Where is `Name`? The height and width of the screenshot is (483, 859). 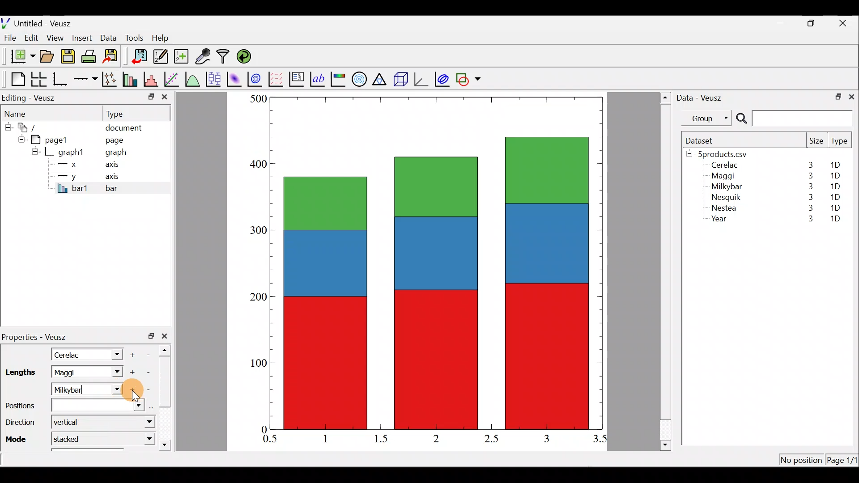 Name is located at coordinates (21, 112).